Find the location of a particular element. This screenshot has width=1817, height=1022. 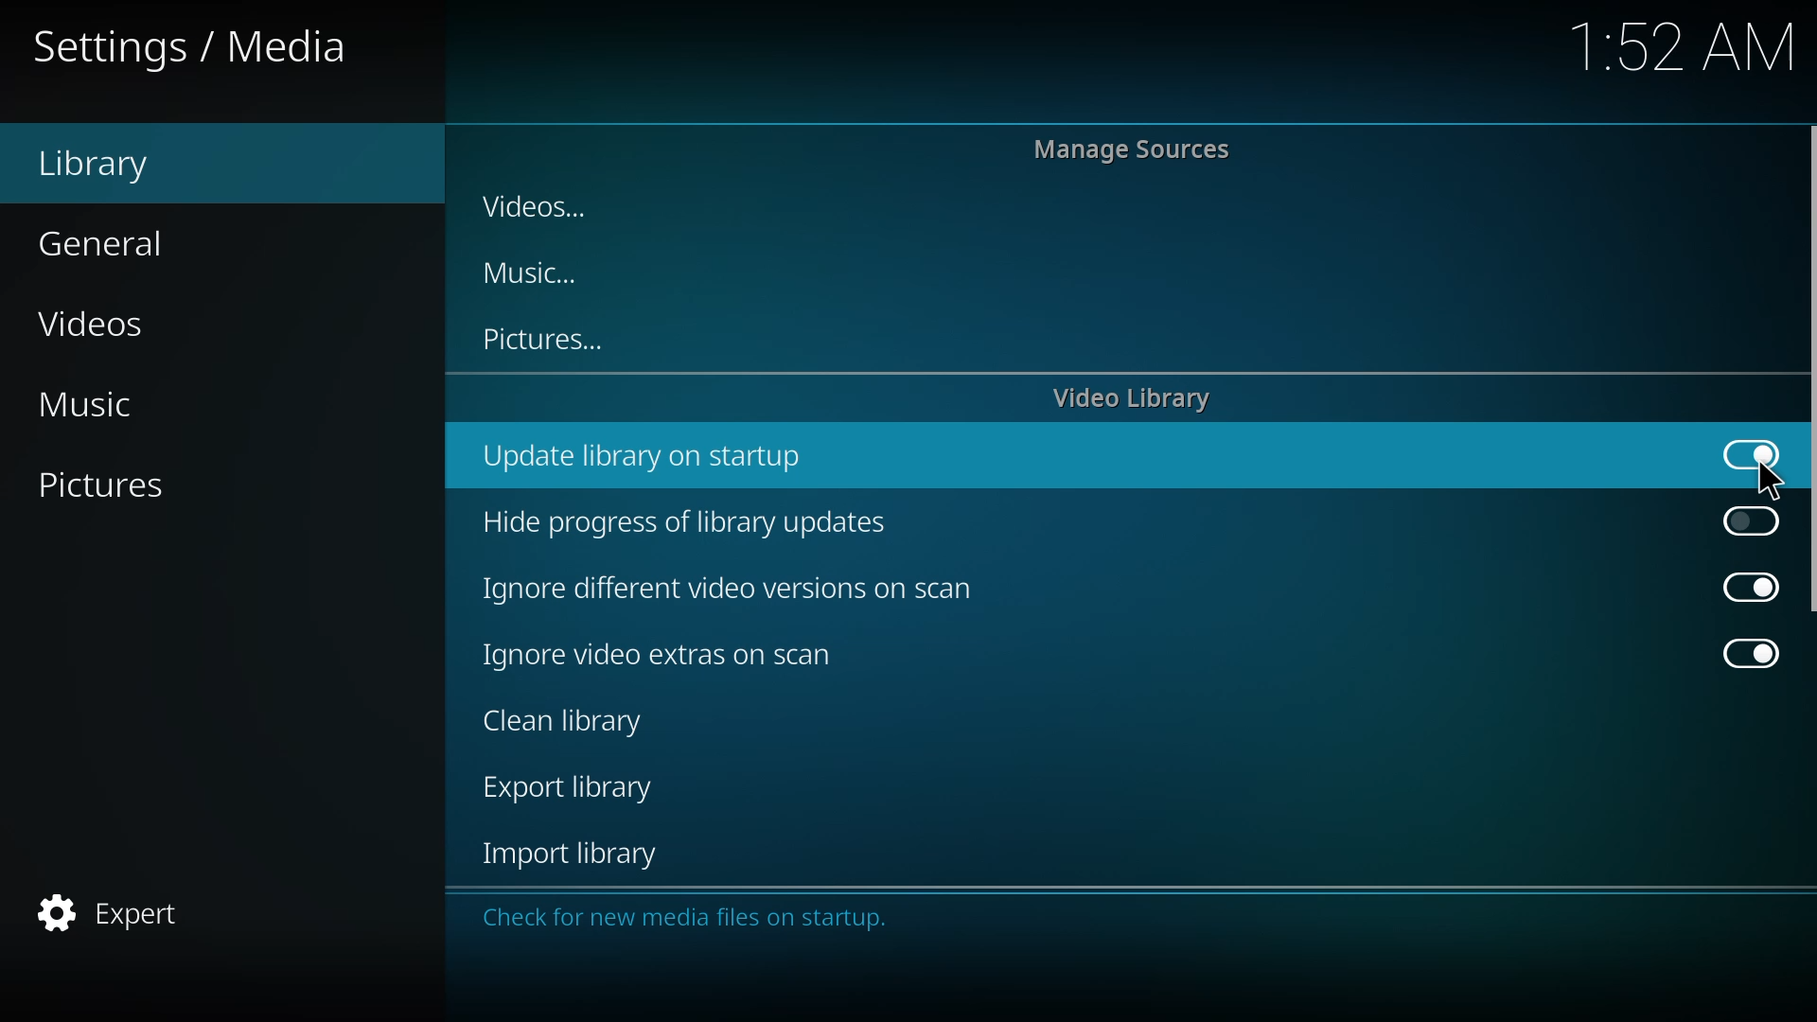

hide progress of library updates is located at coordinates (691, 522).